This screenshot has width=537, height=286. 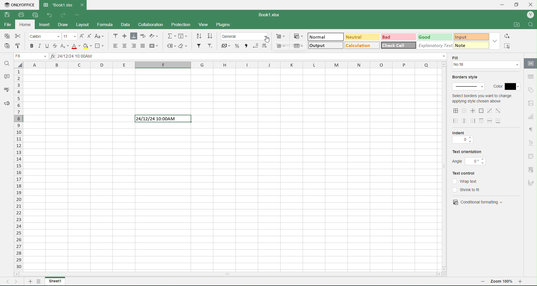 What do you see at coordinates (318, 46) in the screenshot?
I see `output` at bounding box center [318, 46].